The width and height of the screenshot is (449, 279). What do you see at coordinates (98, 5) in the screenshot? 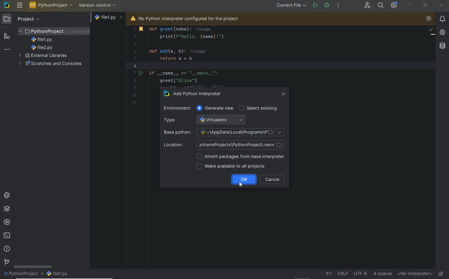
I see `version control` at bounding box center [98, 5].